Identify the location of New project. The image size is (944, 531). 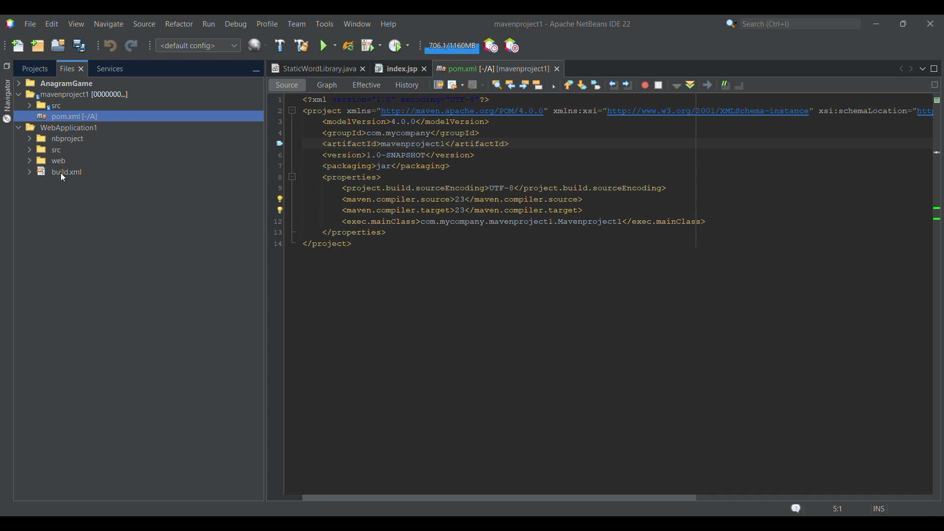
(37, 45).